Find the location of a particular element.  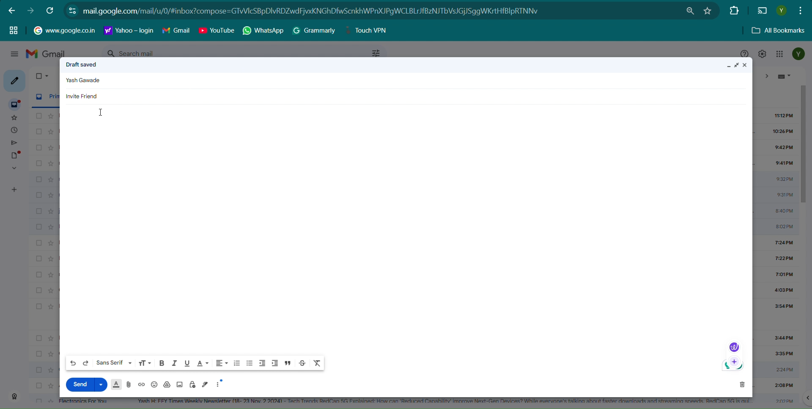

Whatsapp is located at coordinates (264, 31).